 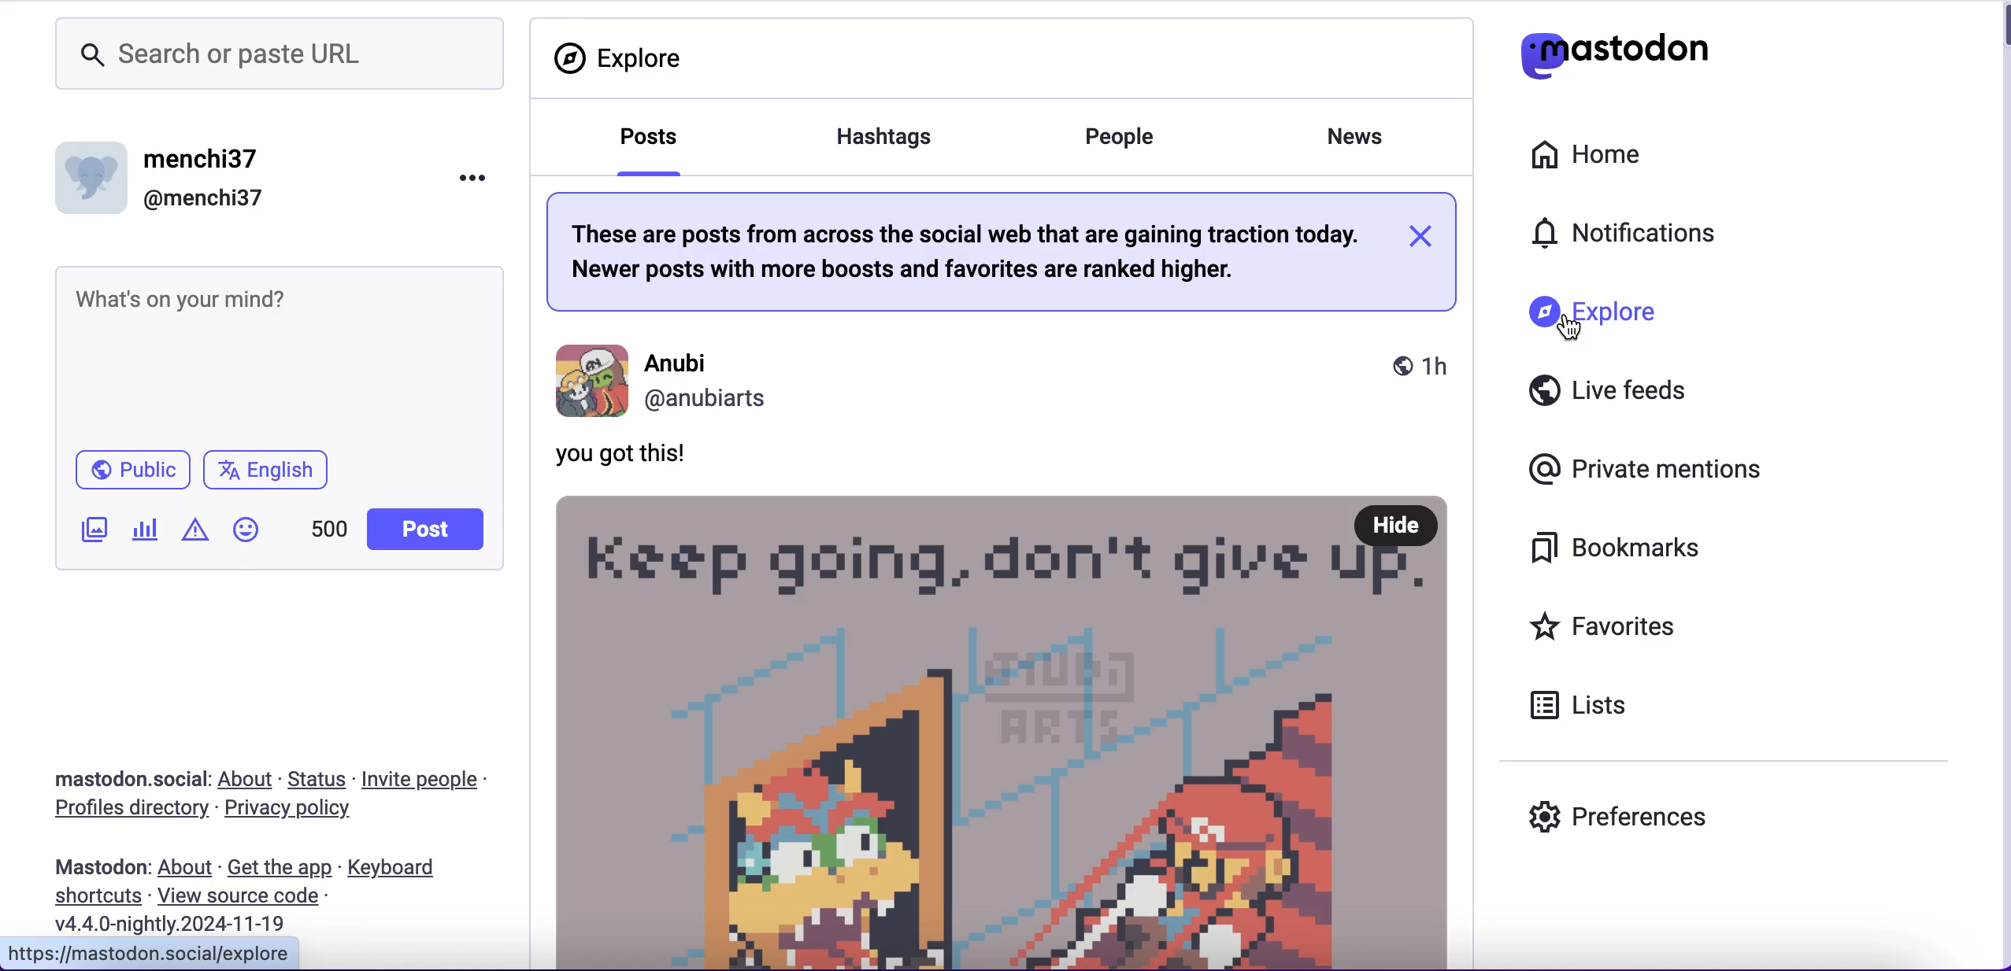 What do you see at coordinates (591, 381) in the screenshot?
I see `profile photo` at bounding box center [591, 381].